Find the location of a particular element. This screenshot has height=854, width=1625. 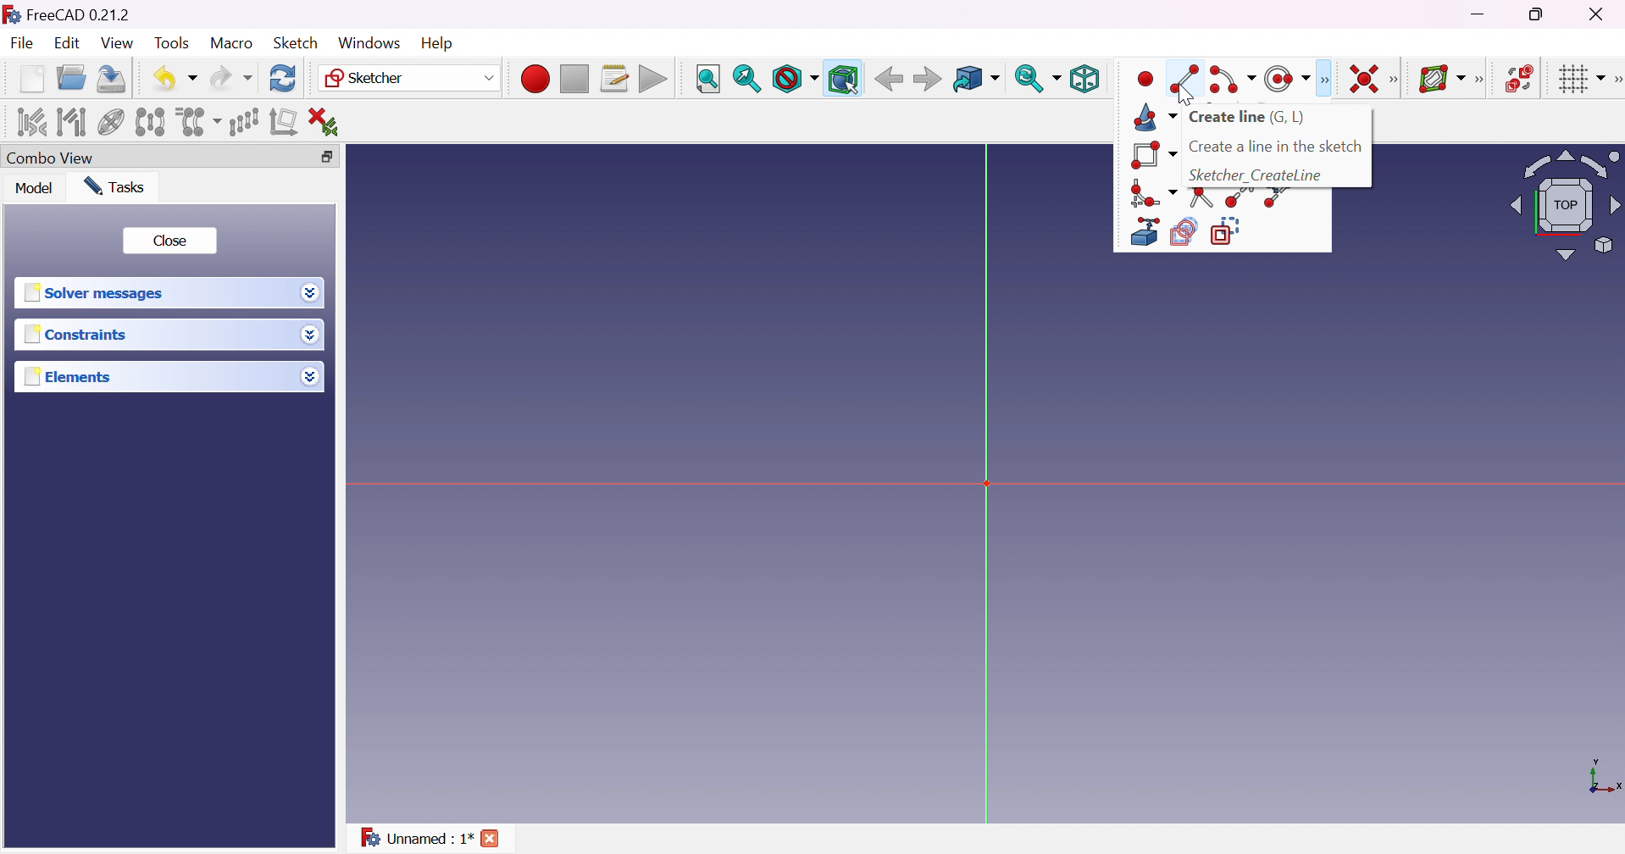

Restore down is located at coordinates (1539, 15).